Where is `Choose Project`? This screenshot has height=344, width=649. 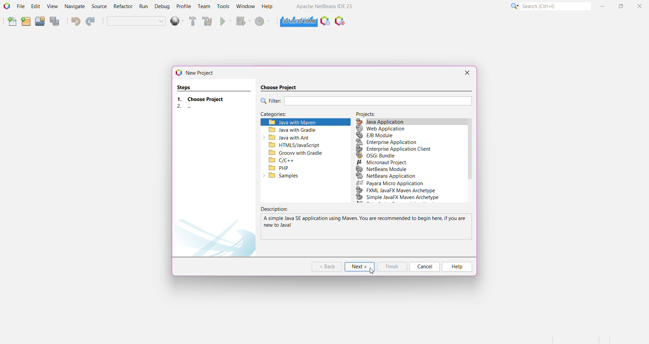 Choose Project is located at coordinates (280, 88).